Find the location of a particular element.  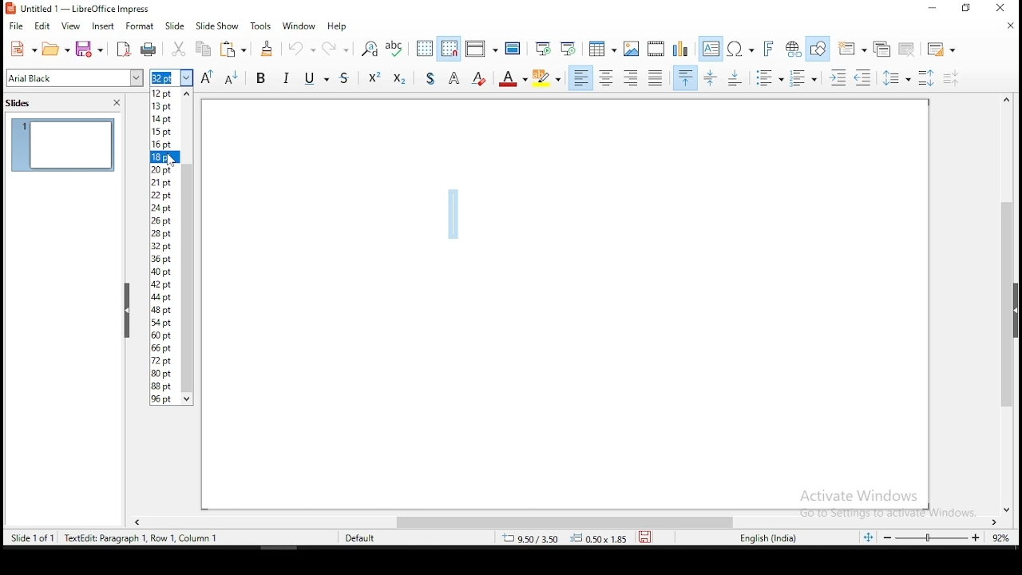

slide show is located at coordinates (176, 26).